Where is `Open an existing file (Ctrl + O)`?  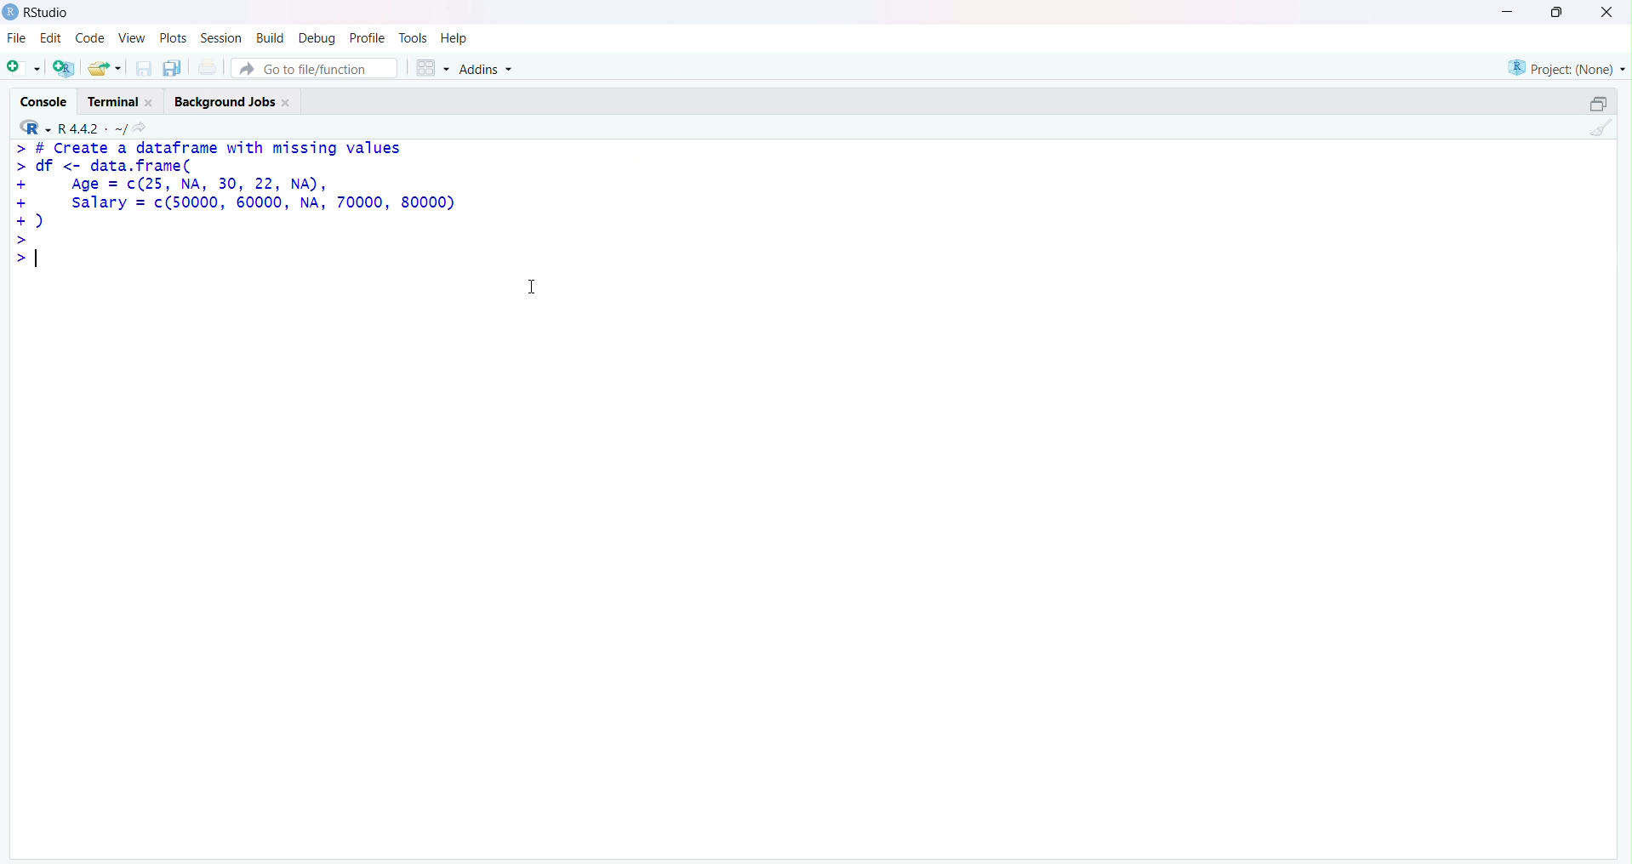 Open an existing file (Ctrl + O) is located at coordinates (105, 67).